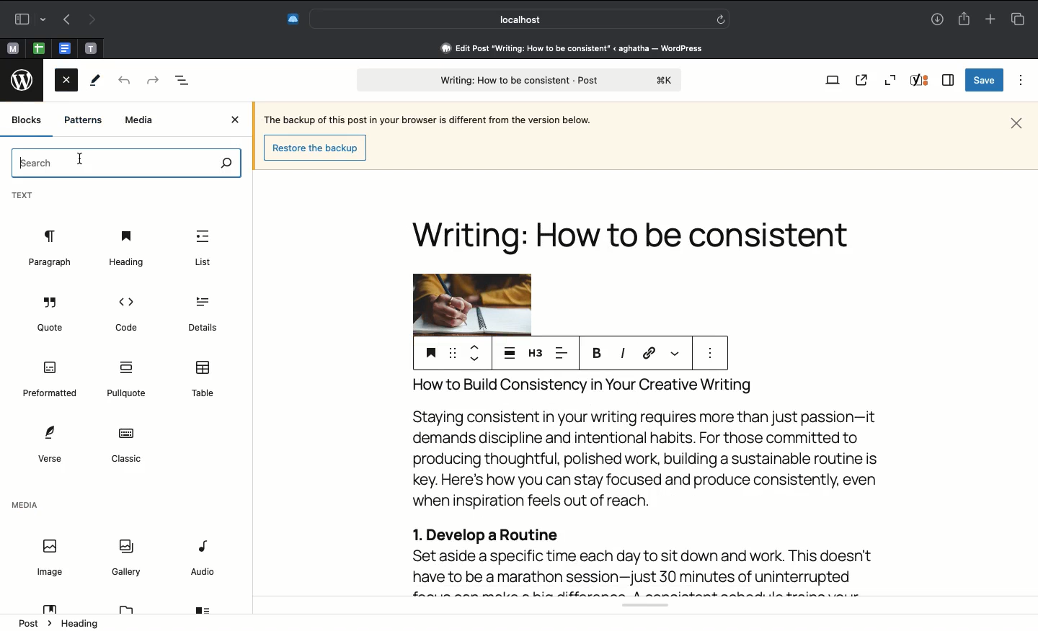  I want to click on Forward, so click(152, 81).